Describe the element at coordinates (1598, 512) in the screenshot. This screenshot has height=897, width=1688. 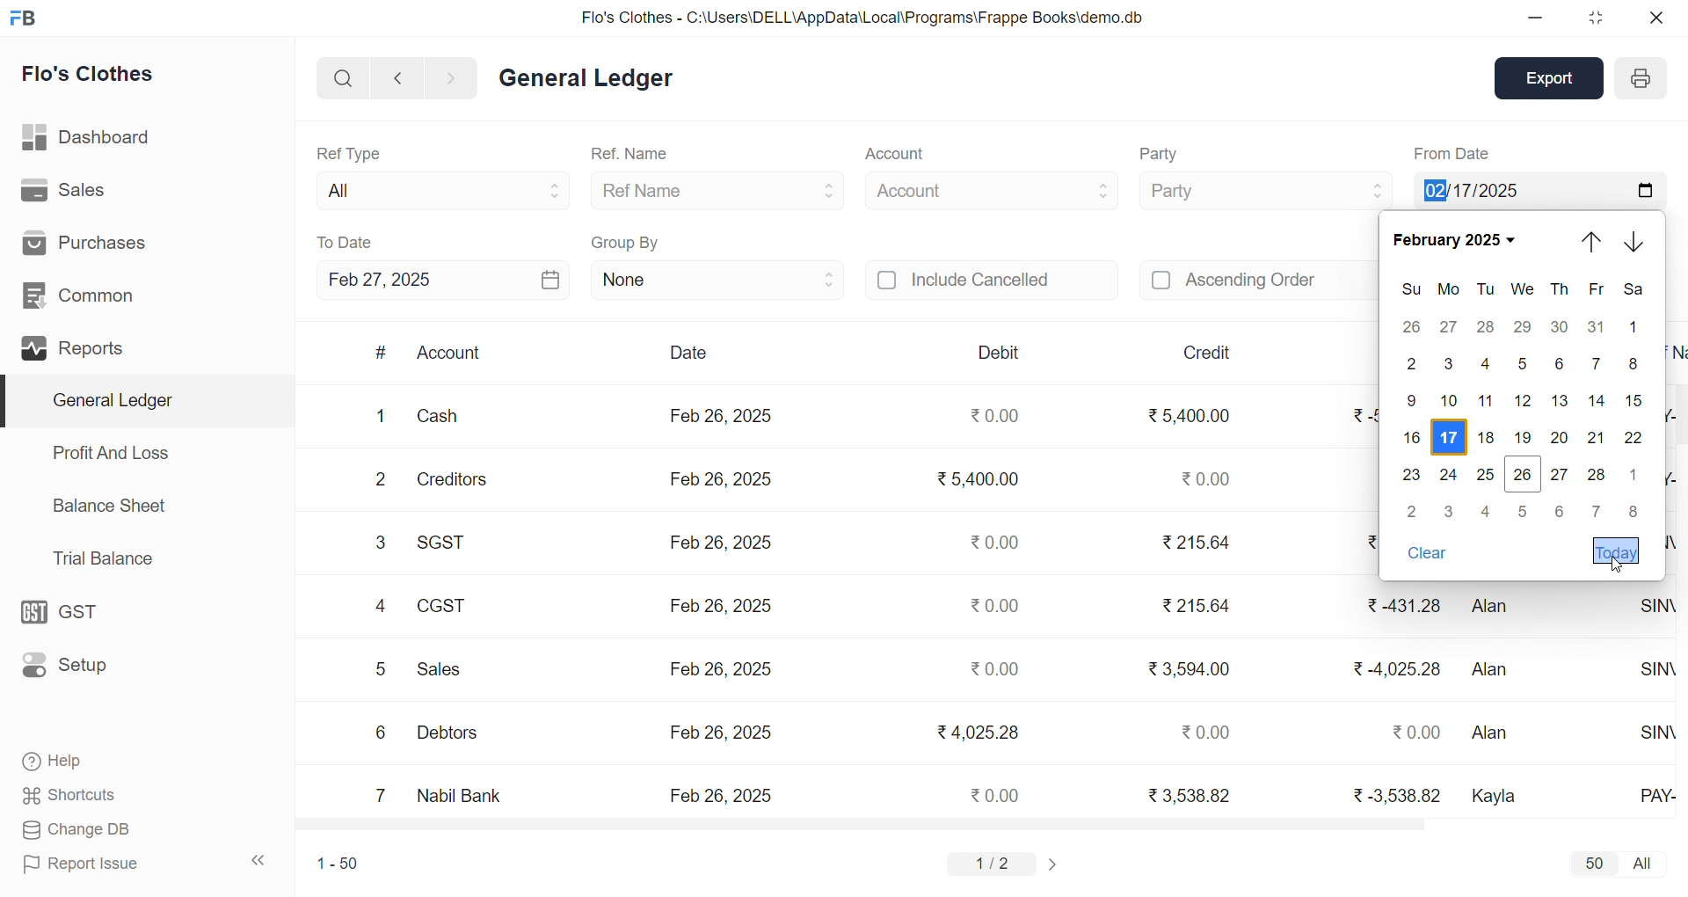
I see `7` at that location.